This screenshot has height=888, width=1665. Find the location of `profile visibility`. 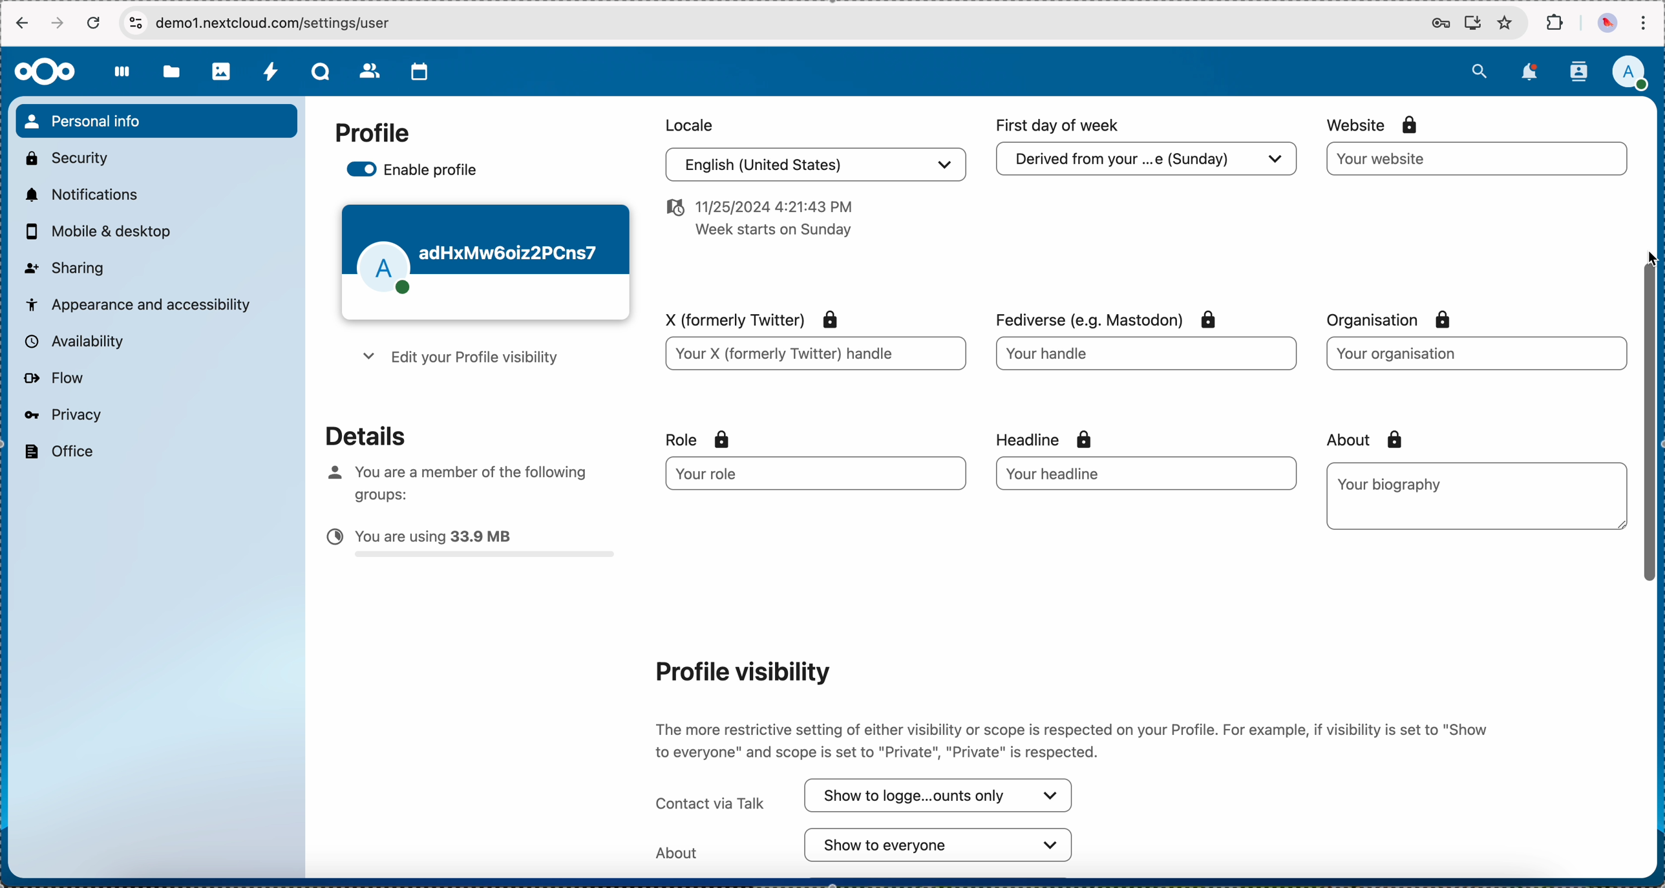

profile visibility is located at coordinates (741, 671).